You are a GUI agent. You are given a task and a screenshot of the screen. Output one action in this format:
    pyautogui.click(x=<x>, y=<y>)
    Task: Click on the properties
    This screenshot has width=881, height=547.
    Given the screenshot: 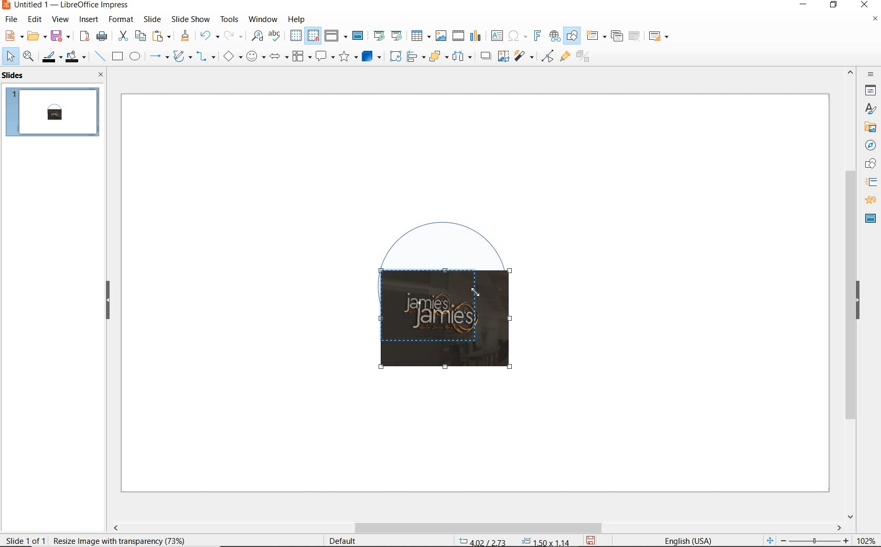 What is the action you would take?
    pyautogui.click(x=869, y=90)
    